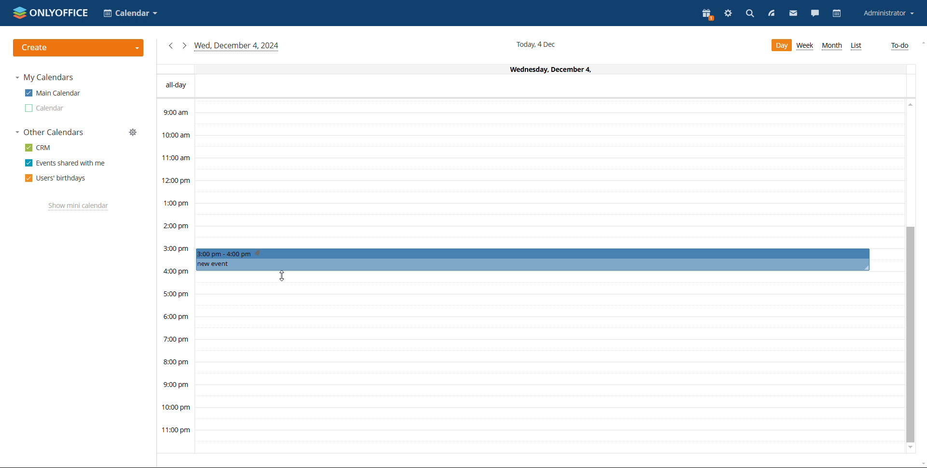 Image resolution: width=927 pixels, height=468 pixels. What do you see at coordinates (529, 69) in the screenshot?
I see `date` at bounding box center [529, 69].